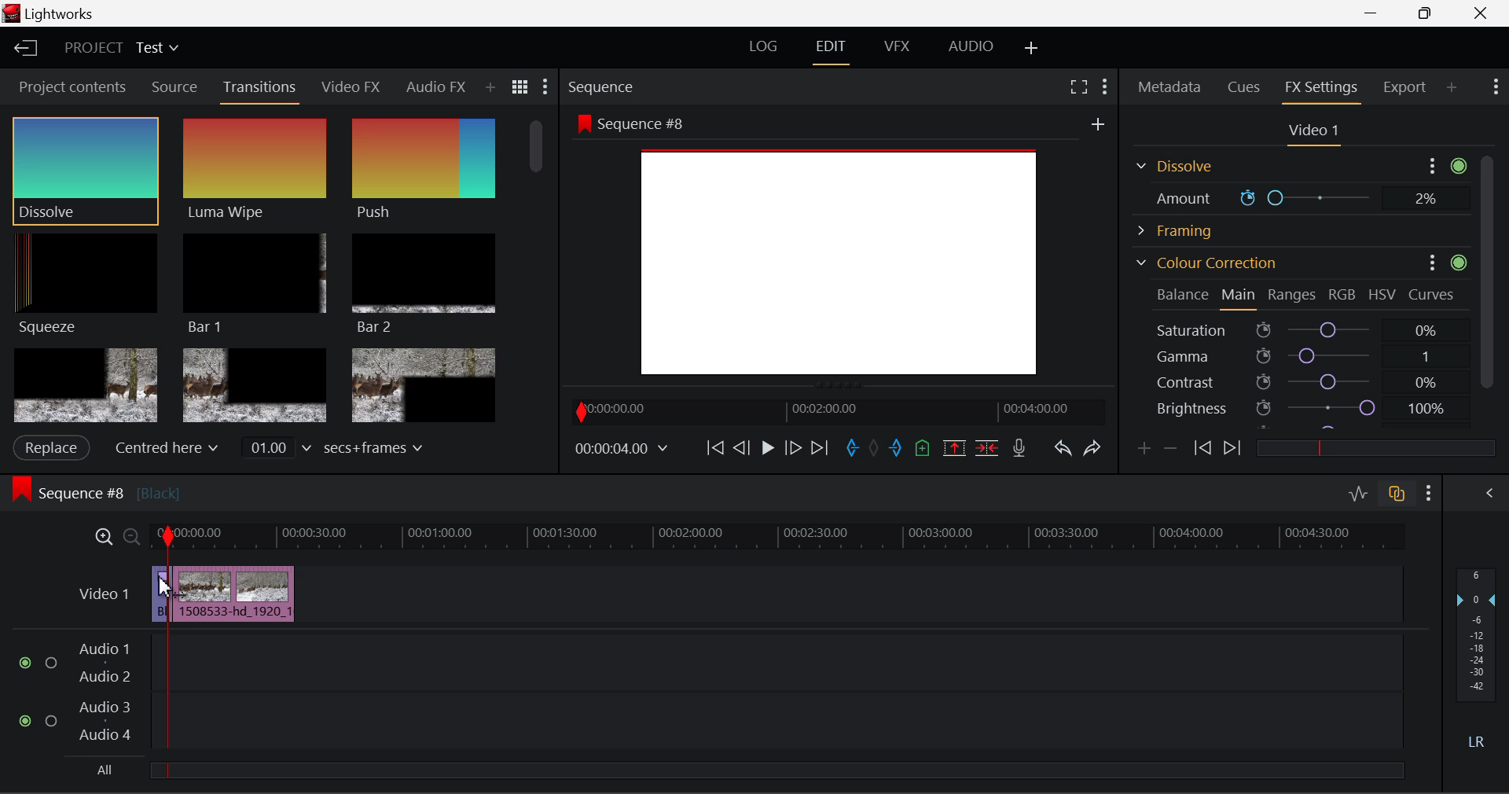 Image resolution: width=1509 pixels, height=794 pixels. I want to click on Icon, so click(1459, 264).